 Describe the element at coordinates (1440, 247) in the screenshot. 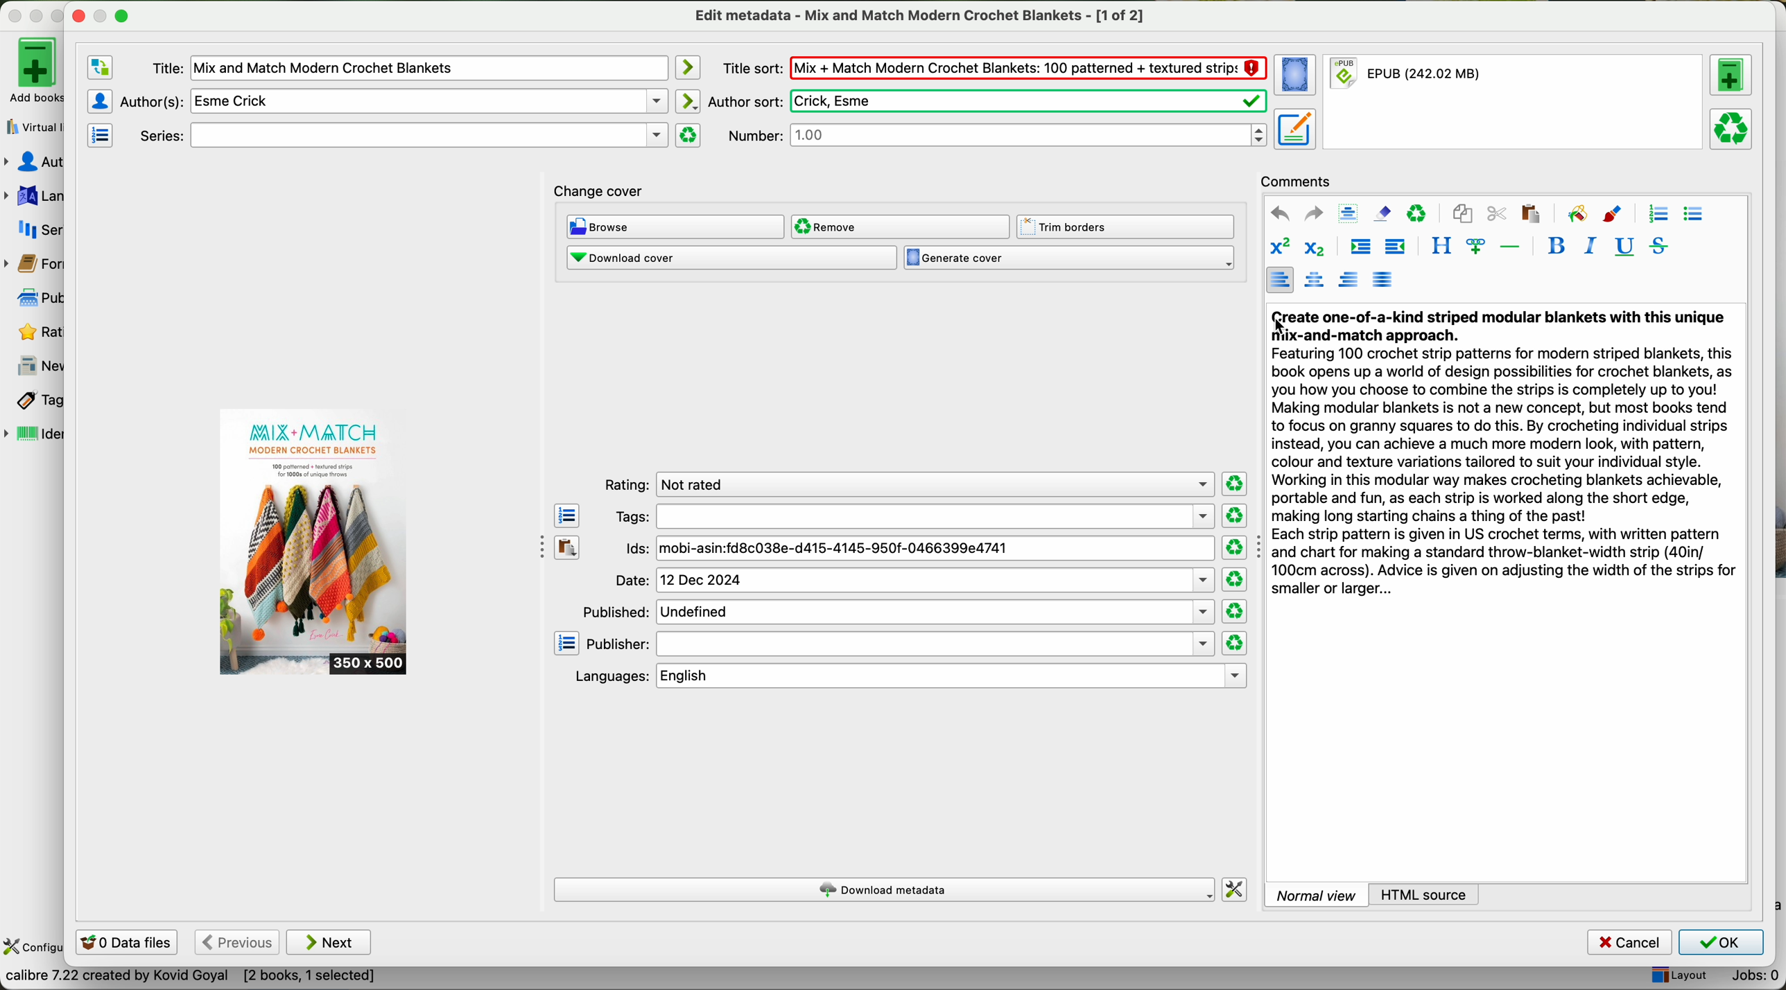

I see `style the selected text block` at that location.